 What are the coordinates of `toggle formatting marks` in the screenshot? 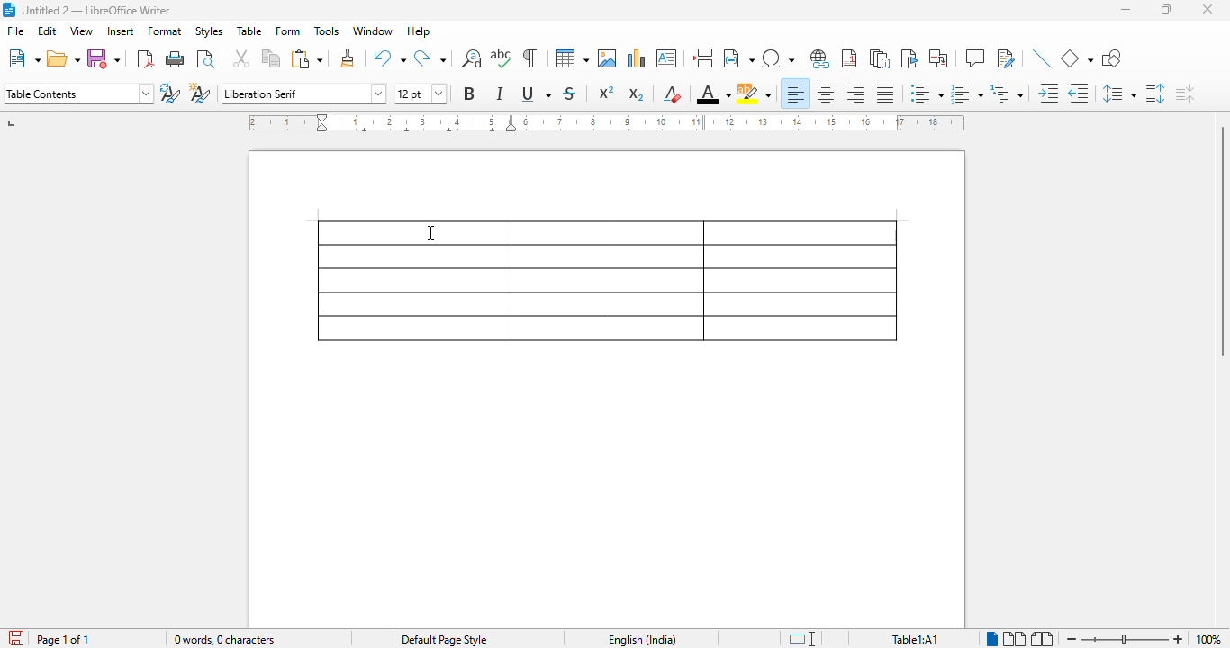 It's located at (530, 58).